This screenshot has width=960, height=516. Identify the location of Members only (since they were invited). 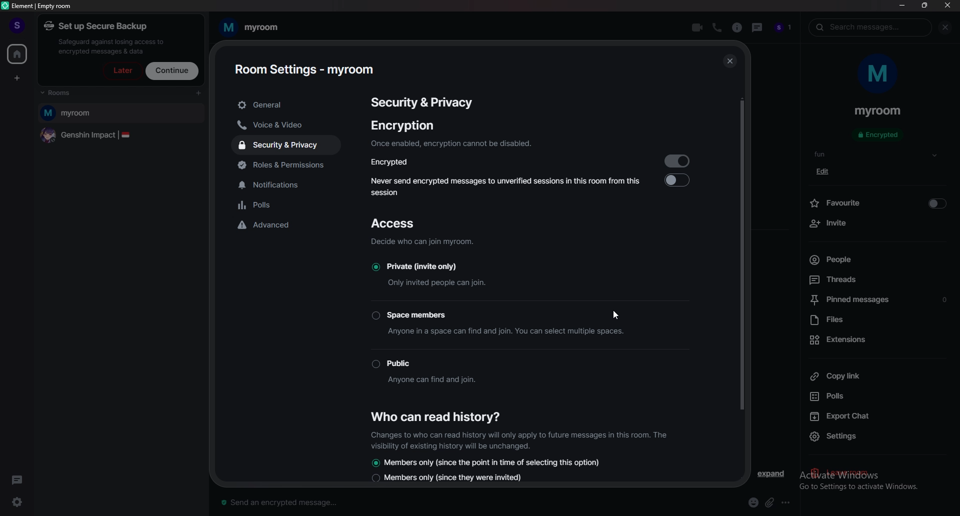
(448, 479).